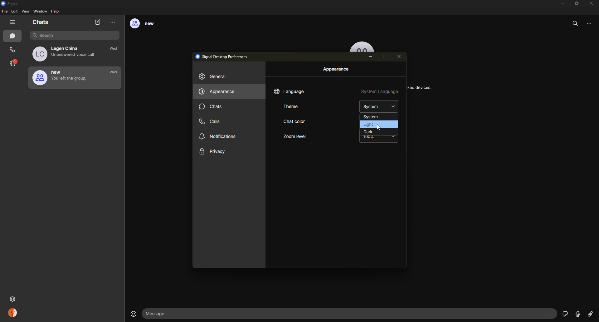 The width and height of the screenshot is (599, 322). Describe the element at coordinates (218, 137) in the screenshot. I see `notifications` at that location.